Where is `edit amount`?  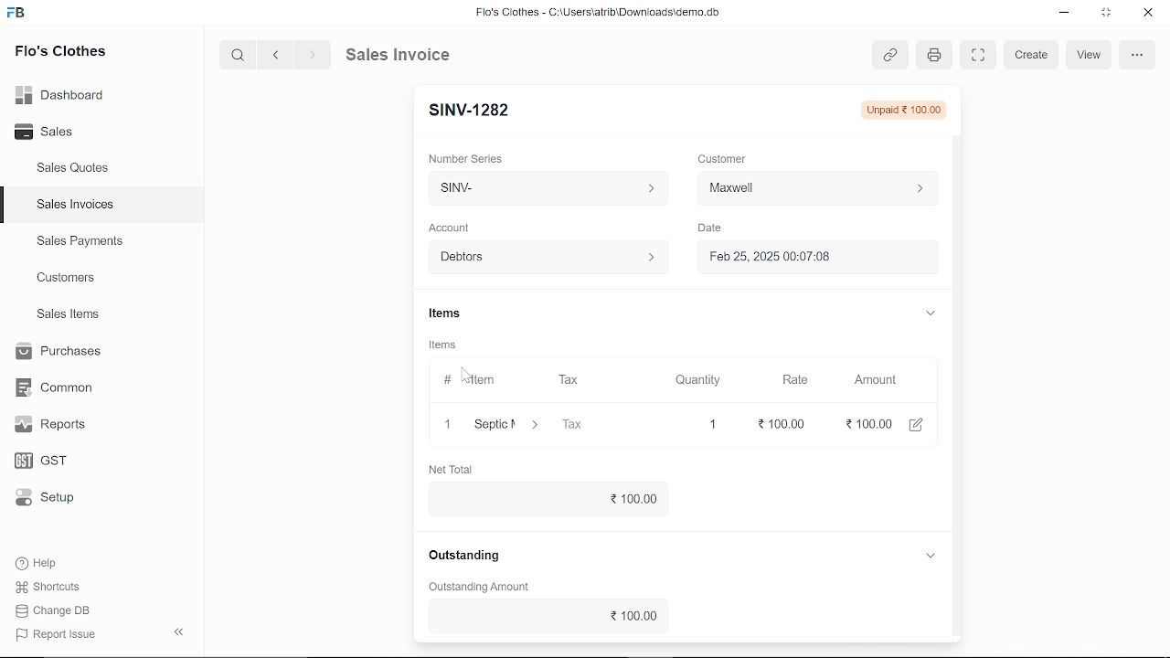
edit amount is located at coordinates (917, 423).